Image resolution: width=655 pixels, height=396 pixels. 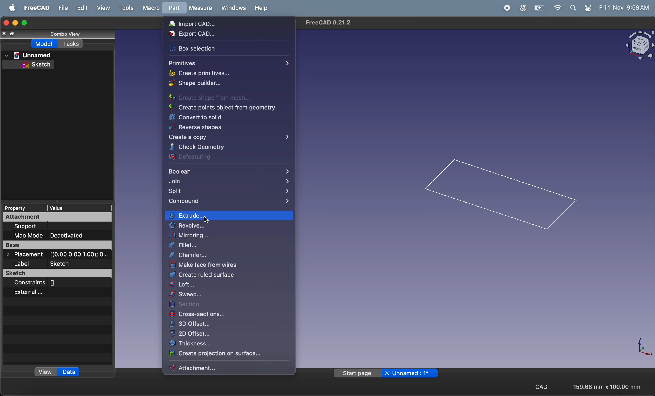 What do you see at coordinates (209, 23) in the screenshot?
I see `import cad` at bounding box center [209, 23].